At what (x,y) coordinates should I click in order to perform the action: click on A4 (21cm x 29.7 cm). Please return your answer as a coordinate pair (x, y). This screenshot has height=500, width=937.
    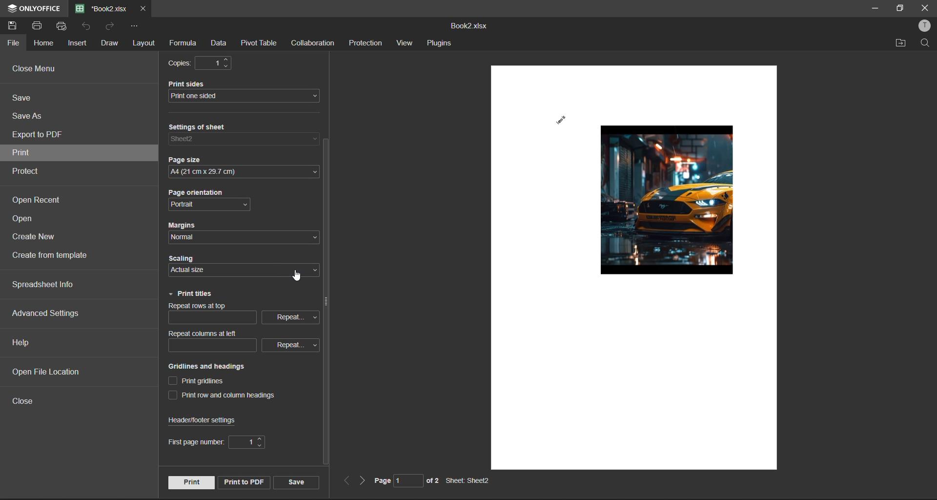
    Looking at the image, I should click on (237, 173).